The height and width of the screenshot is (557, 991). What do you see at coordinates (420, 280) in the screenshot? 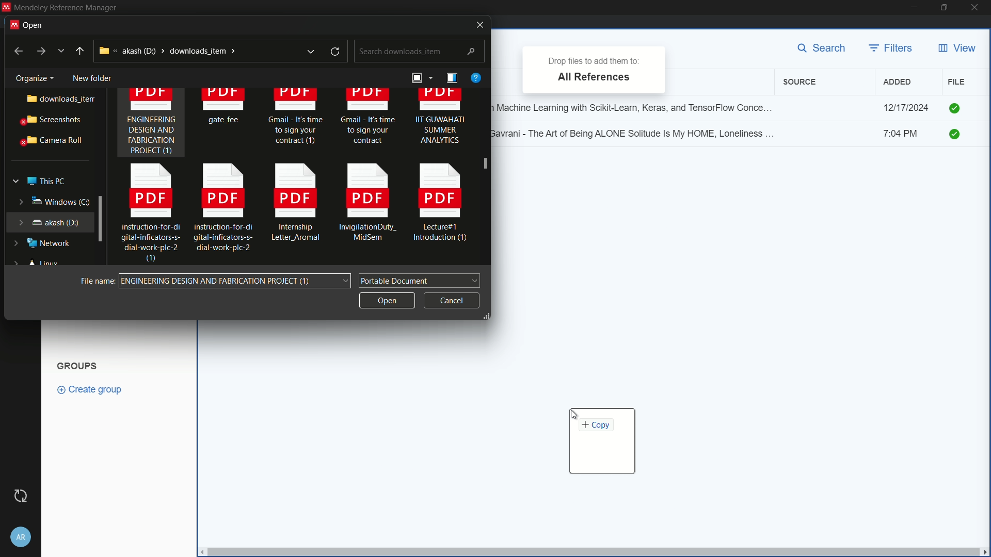
I see `portable document` at bounding box center [420, 280].